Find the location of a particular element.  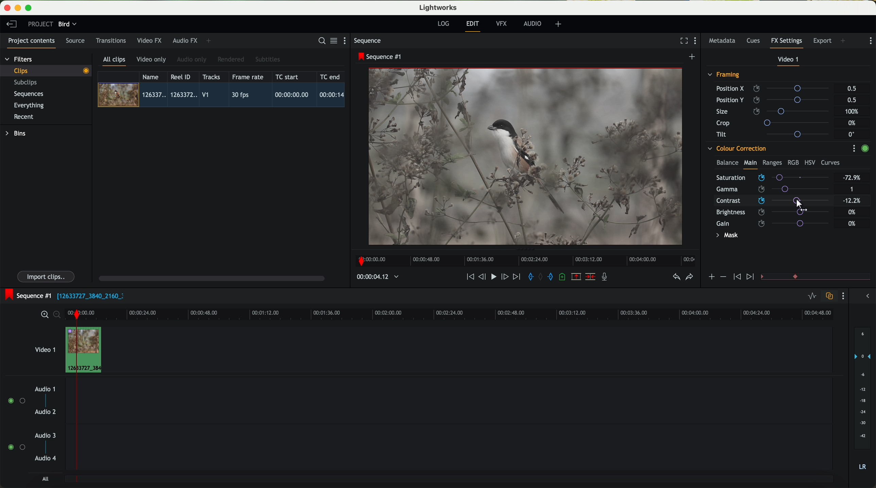

rewind is located at coordinates (470, 277).